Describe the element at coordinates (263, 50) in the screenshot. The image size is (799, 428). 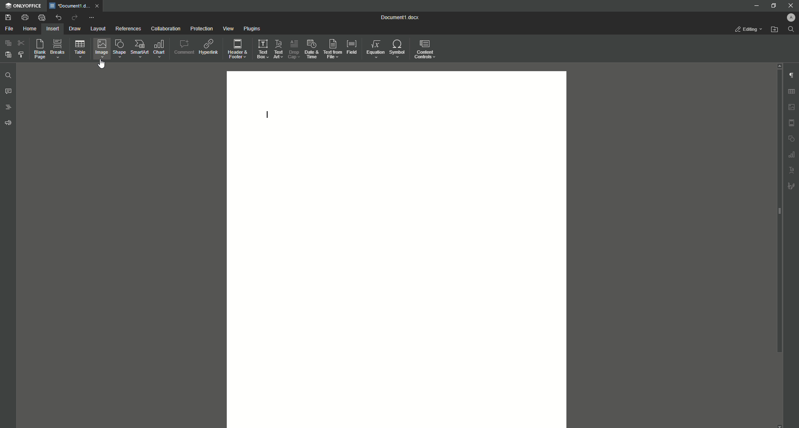
I see `Text Box` at that location.